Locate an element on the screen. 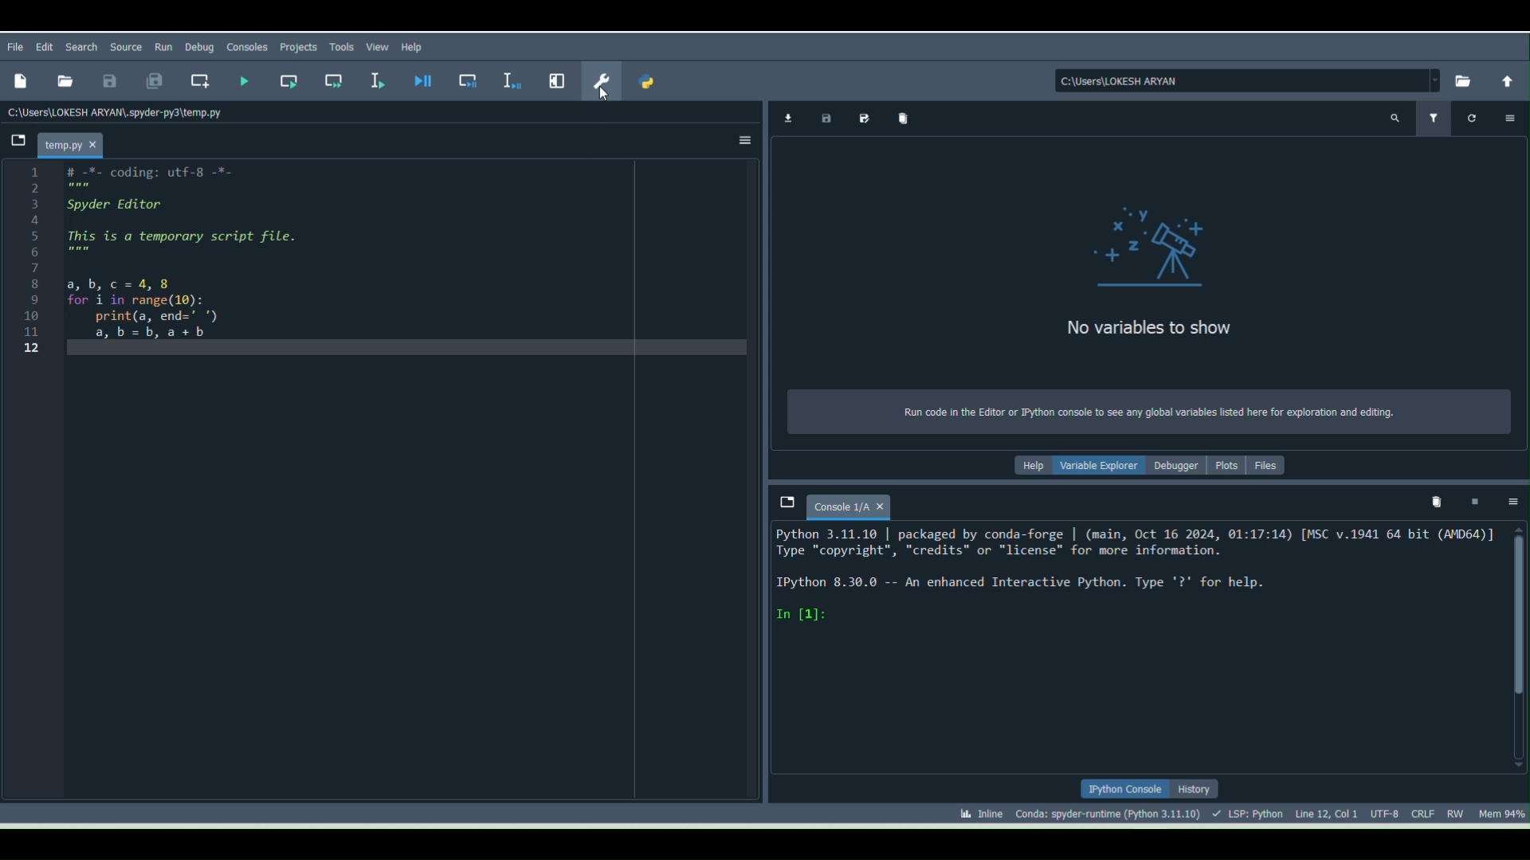  Save file (Ctrl + S) is located at coordinates (109, 80).